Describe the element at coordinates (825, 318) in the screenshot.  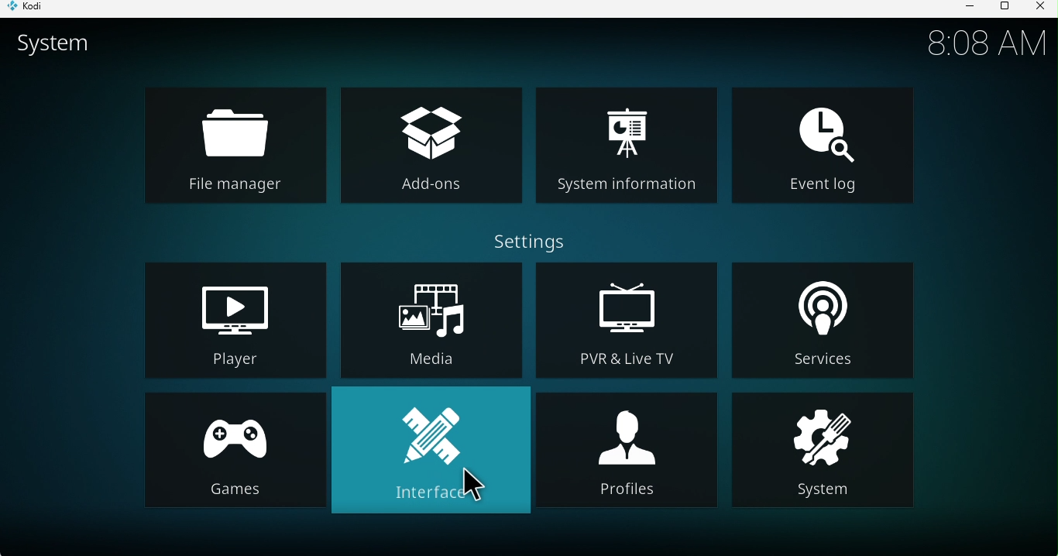
I see `Services` at that location.